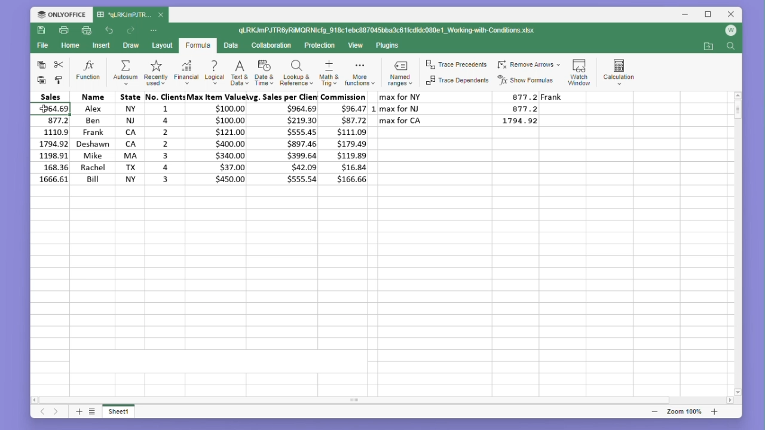 Image resolution: width=765 pixels, height=430 pixels. Describe the element at coordinates (38, 414) in the screenshot. I see `Previous sheet` at that location.